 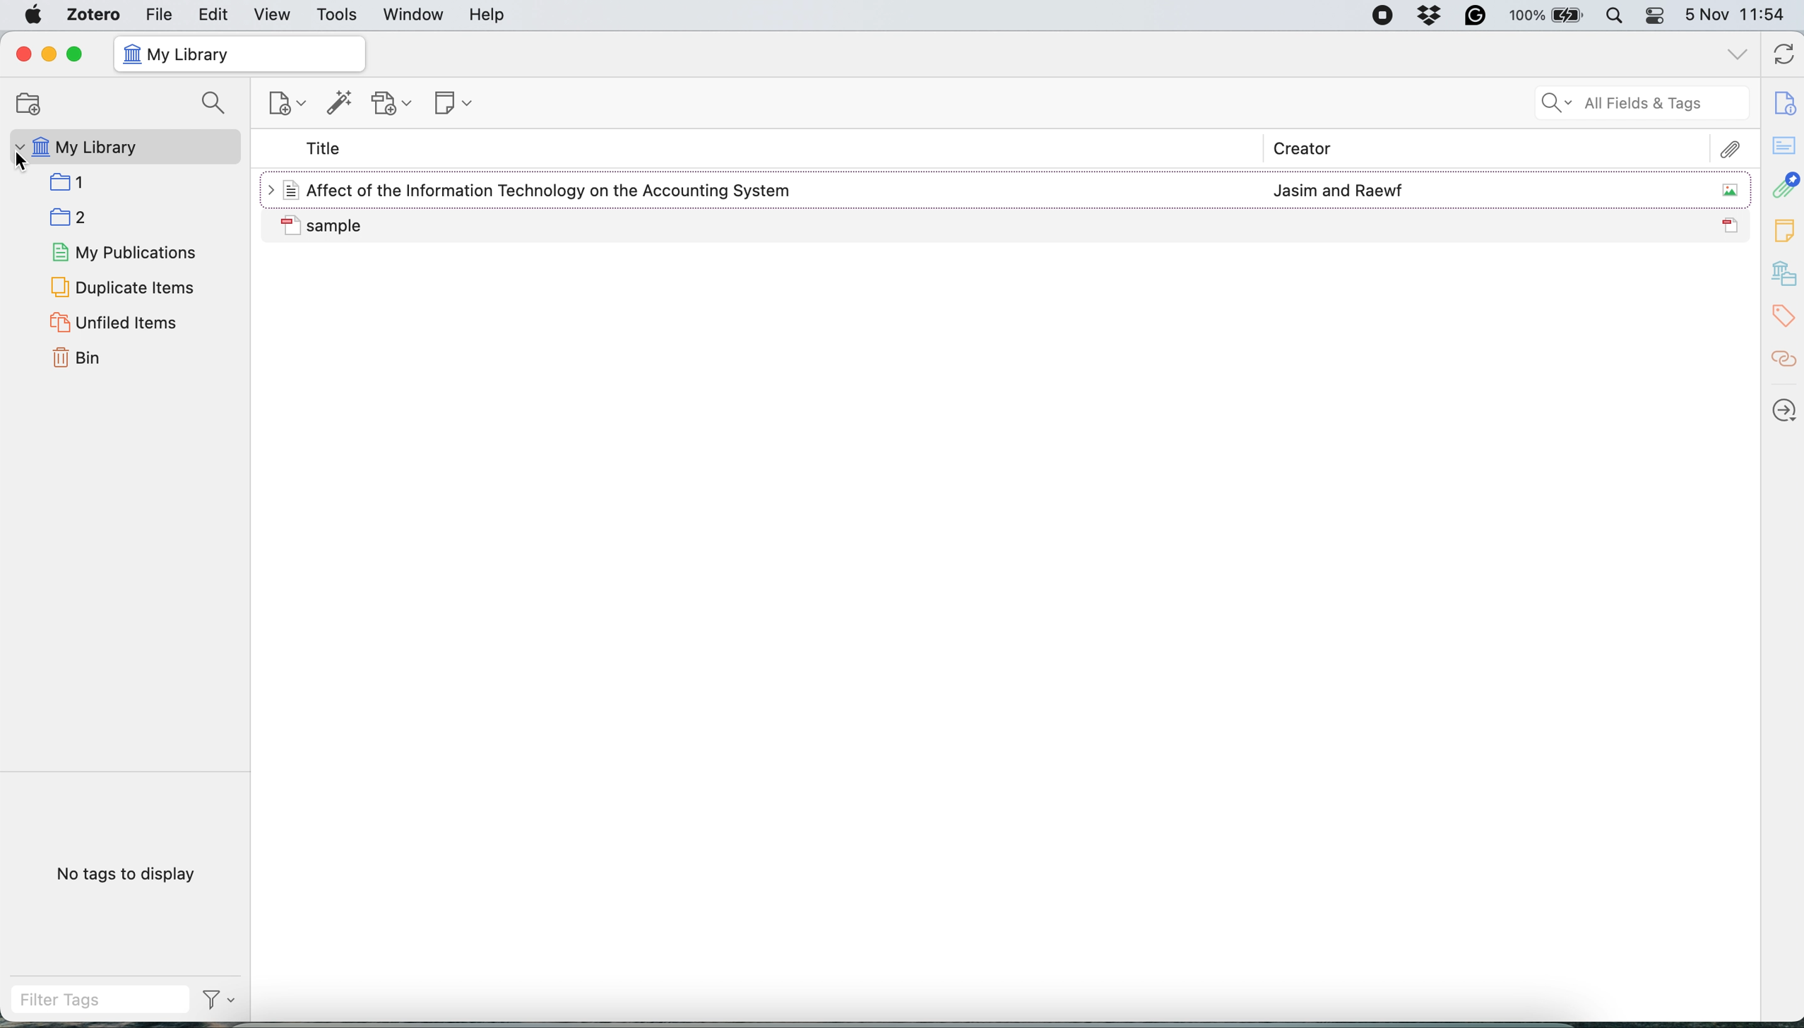 What do you see at coordinates (143, 876) in the screenshot?
I see `no tags to display` at bounding box center [143, 876].